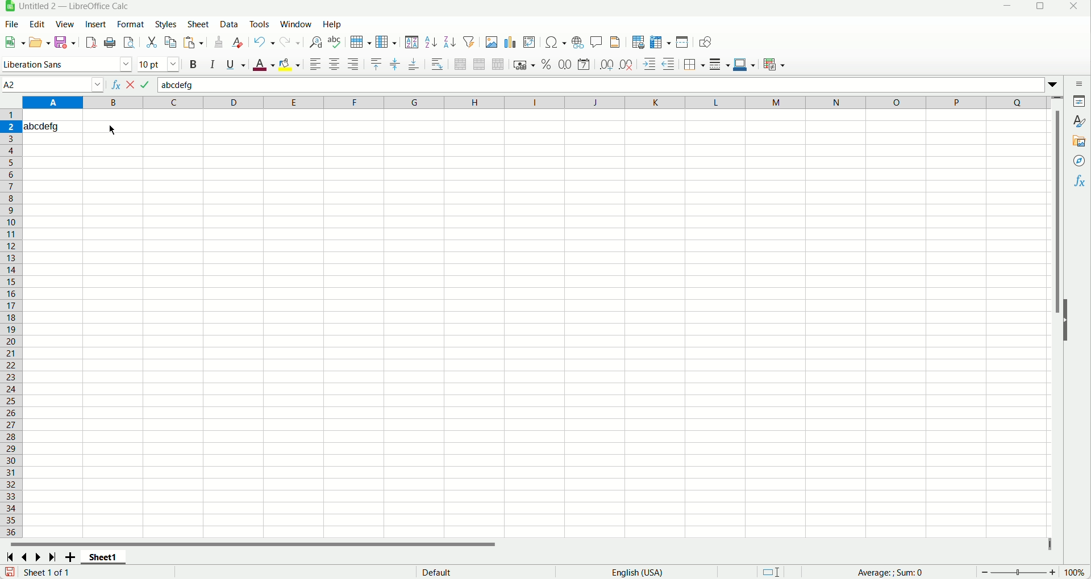 The height and width of the screenshot is (579, 1091). Describe the element at coordinates (1078, 83) in the screenshot. I see `sidebar settings` at that location.